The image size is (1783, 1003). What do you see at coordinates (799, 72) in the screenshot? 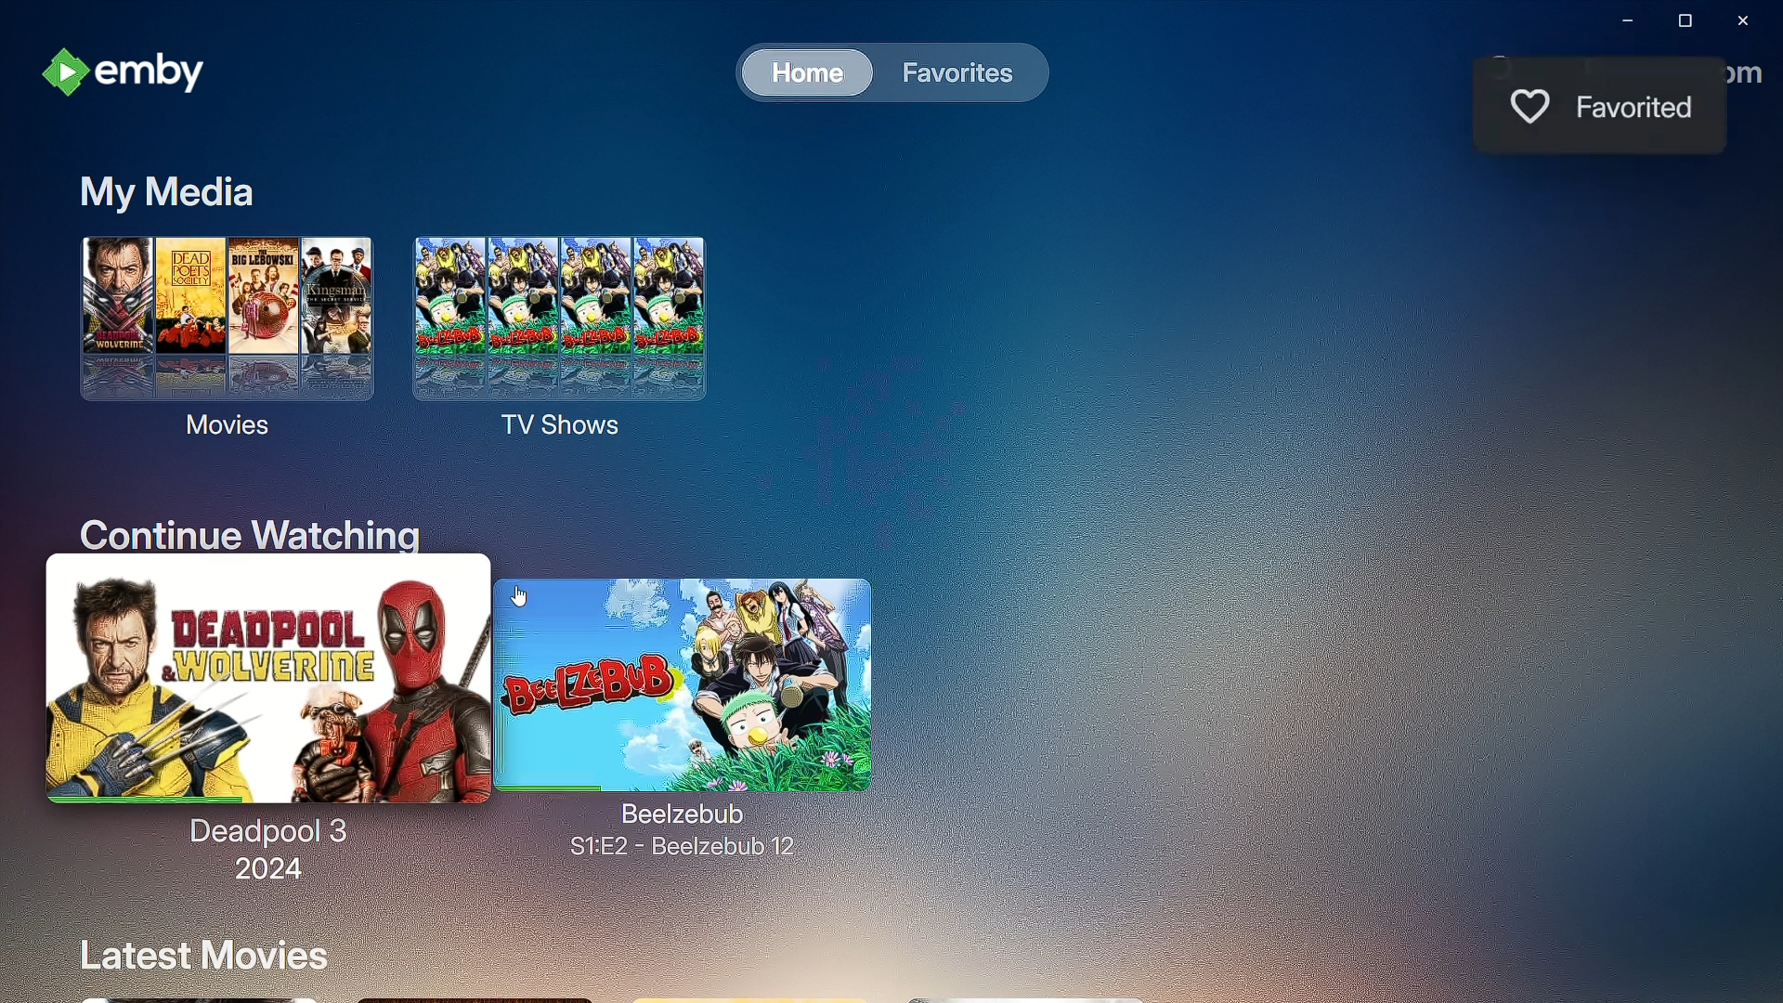
I see `Home` at bounding box center [799, 72].